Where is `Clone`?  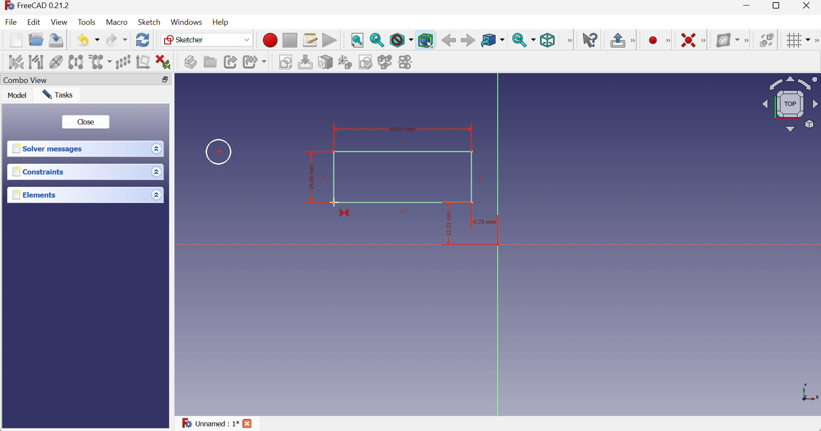 Clone is located at coordinates (101, 62).